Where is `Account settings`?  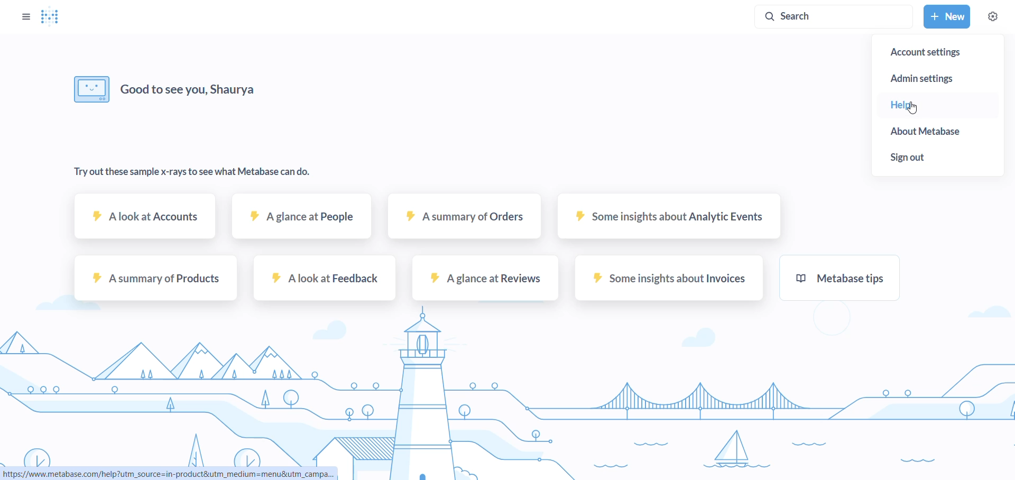
Account settings is located at coordinates (939, 52).